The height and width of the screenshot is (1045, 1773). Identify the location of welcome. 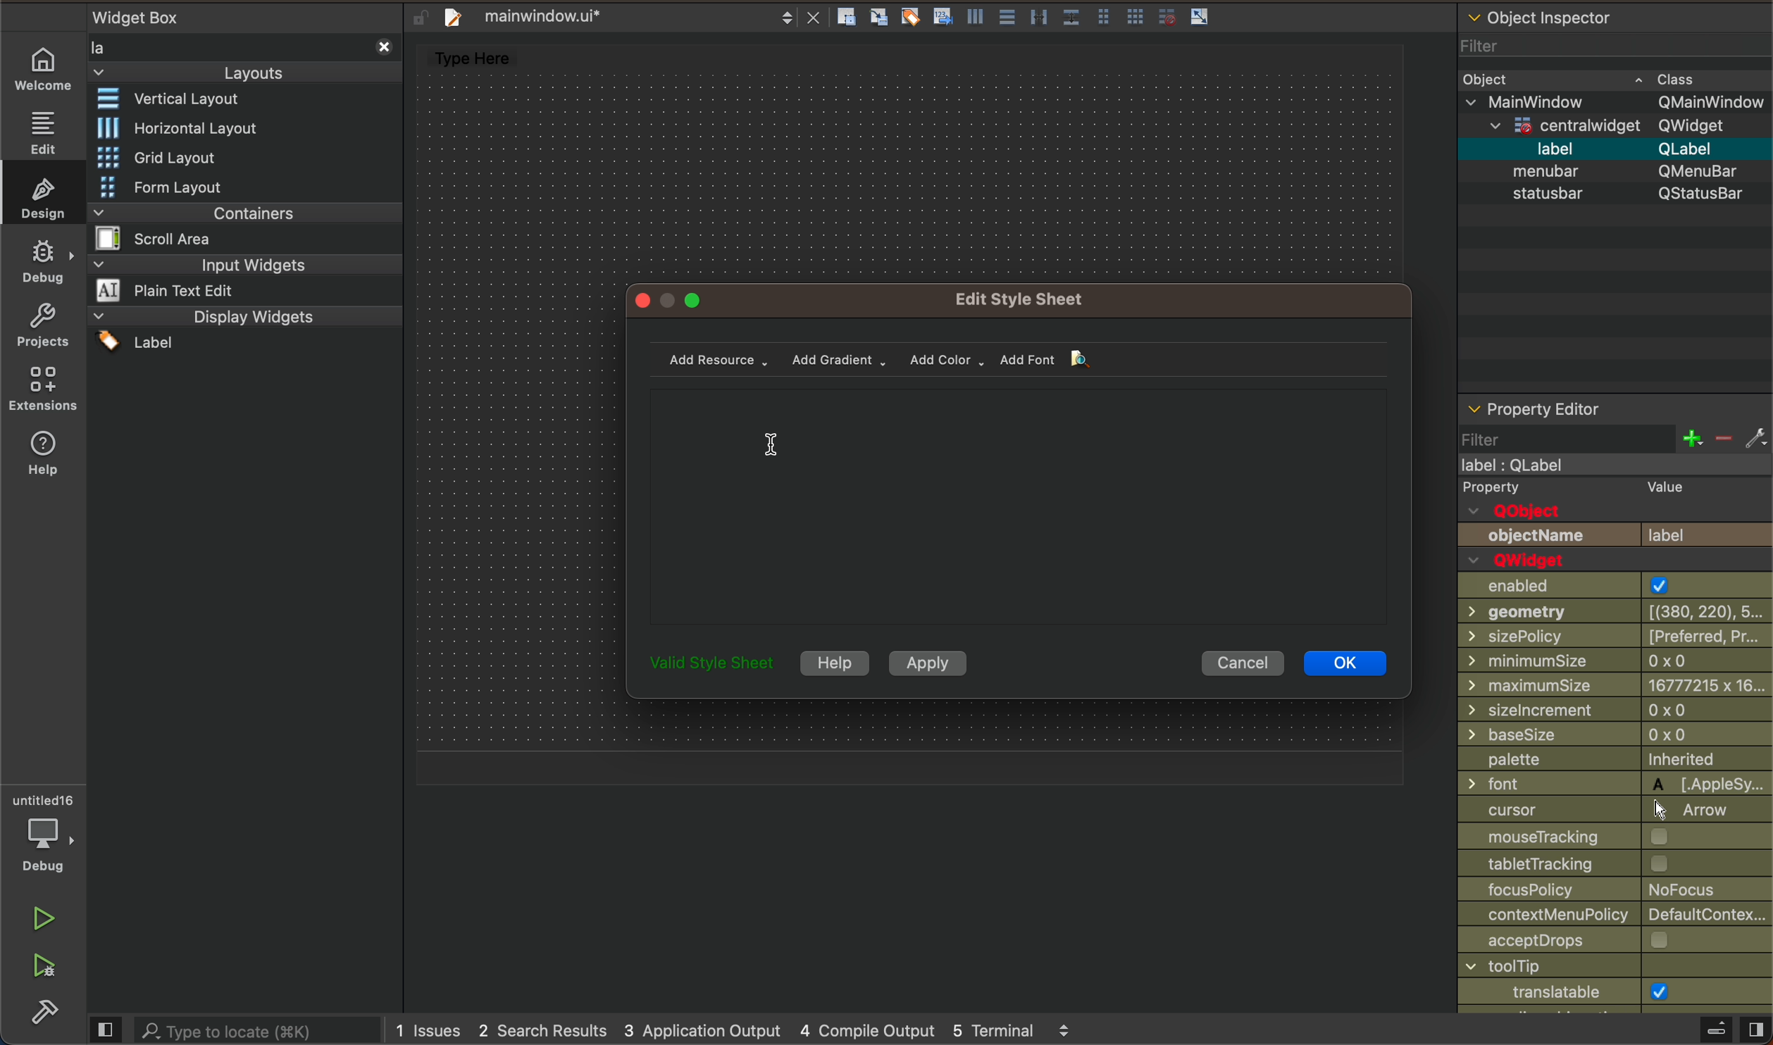
(45, 73).